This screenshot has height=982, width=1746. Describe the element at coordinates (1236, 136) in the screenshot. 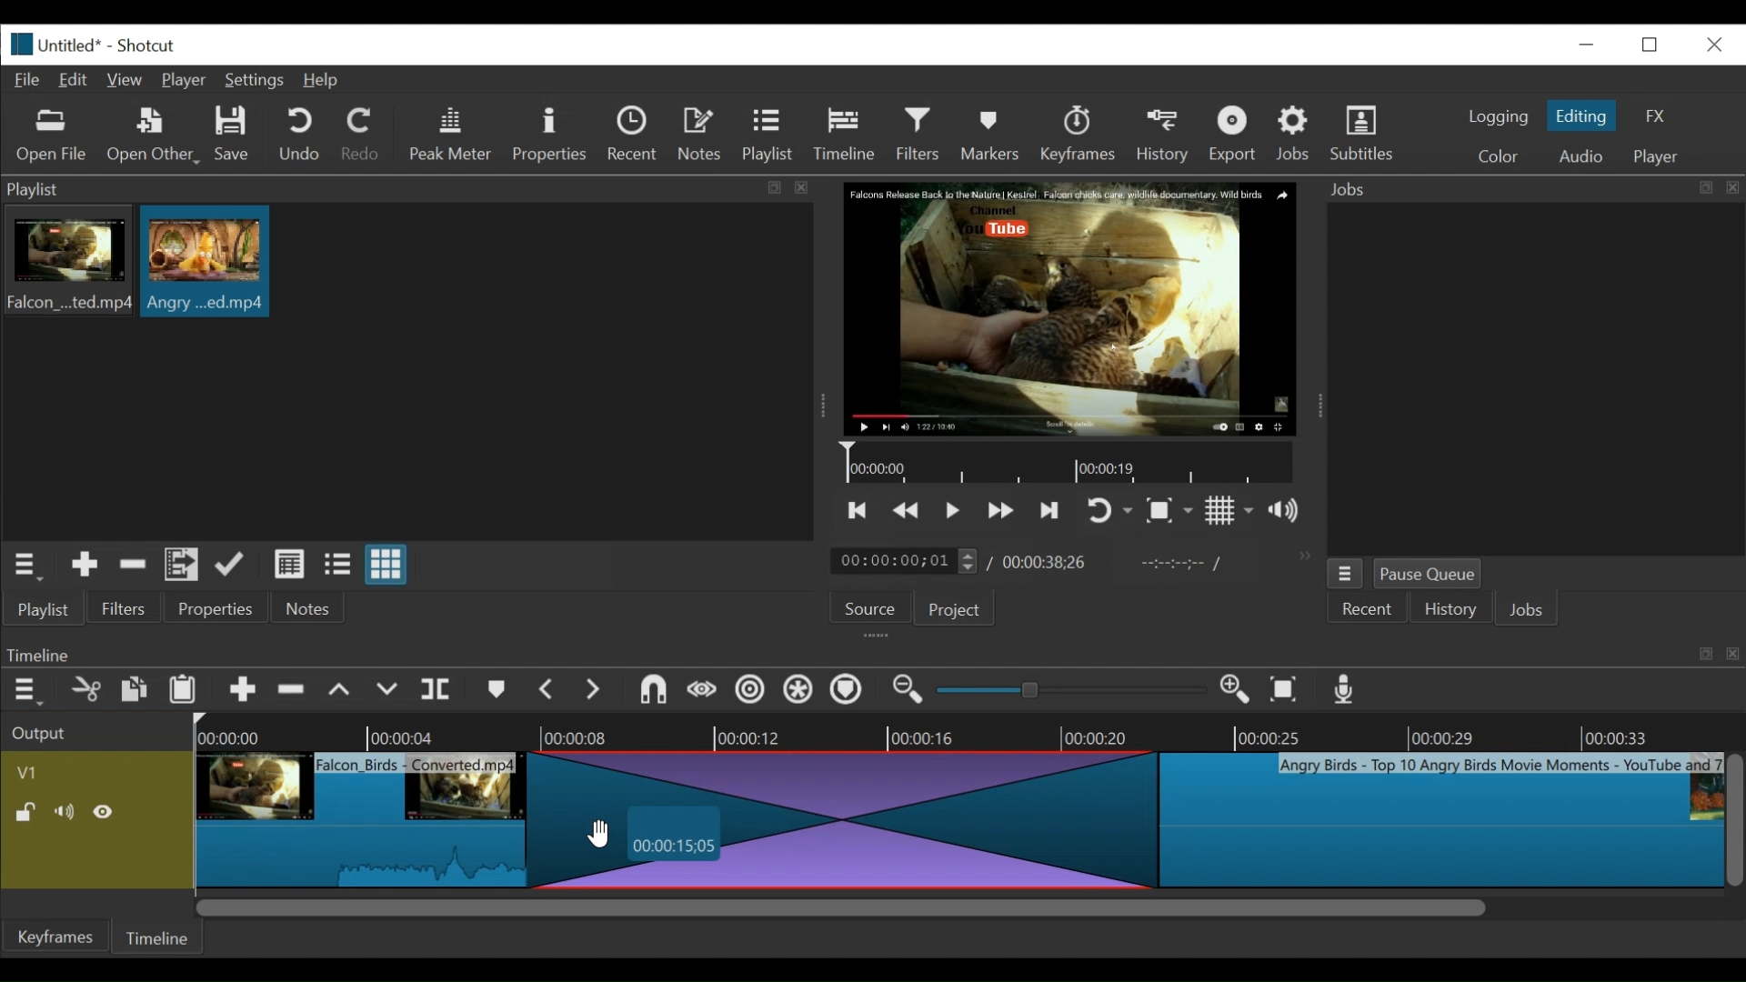

I see `Export` at that location.